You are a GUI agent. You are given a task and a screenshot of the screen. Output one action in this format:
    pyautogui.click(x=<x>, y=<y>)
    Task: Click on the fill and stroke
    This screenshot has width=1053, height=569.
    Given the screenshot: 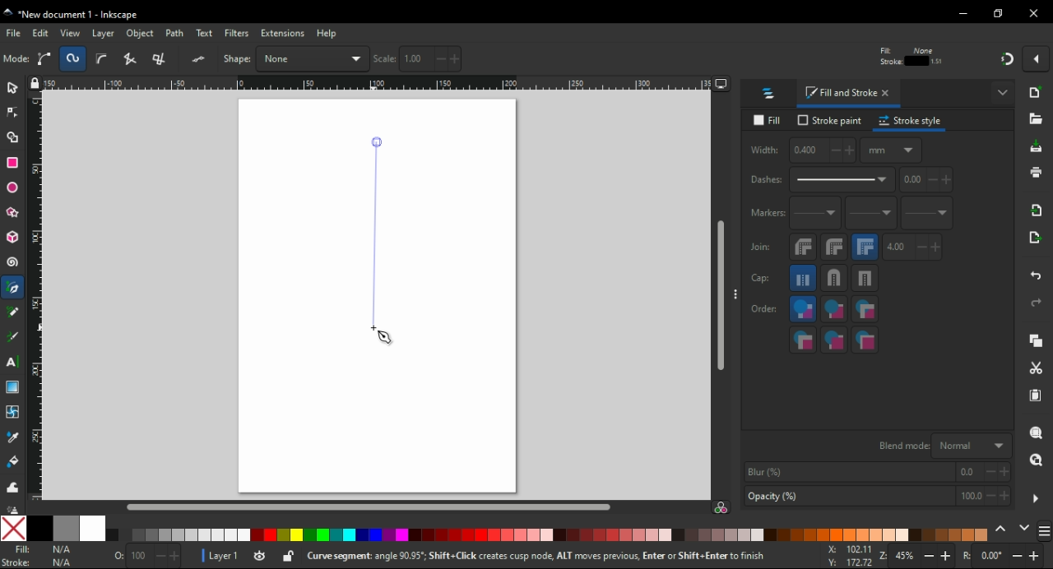 What is the action you would take?
    pyautogui.click(x=849, y=94)
    